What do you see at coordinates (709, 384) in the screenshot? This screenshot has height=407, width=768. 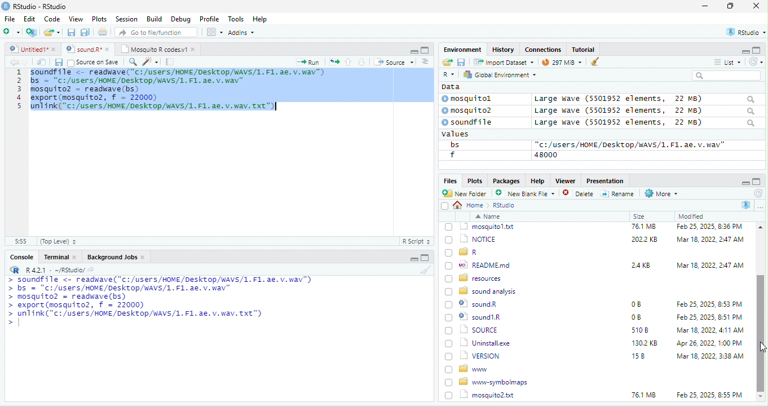 I see `Mar 18, 2022, 4:11 AM` at bounding box center [709, 384].